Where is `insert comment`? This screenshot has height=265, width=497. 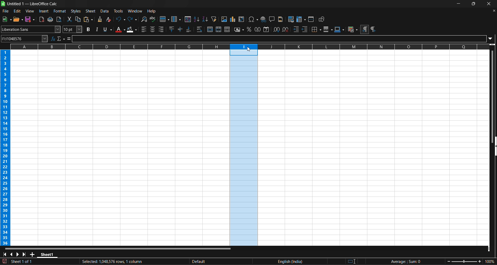 insert comment is located at coordinates (273, 19).